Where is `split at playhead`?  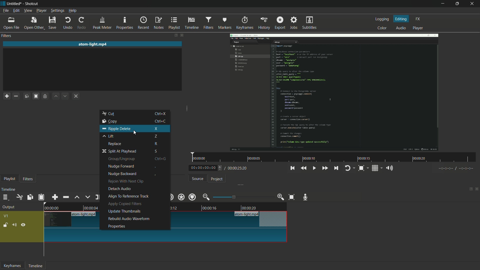
split at playhead is located at coordinates (134, 151).